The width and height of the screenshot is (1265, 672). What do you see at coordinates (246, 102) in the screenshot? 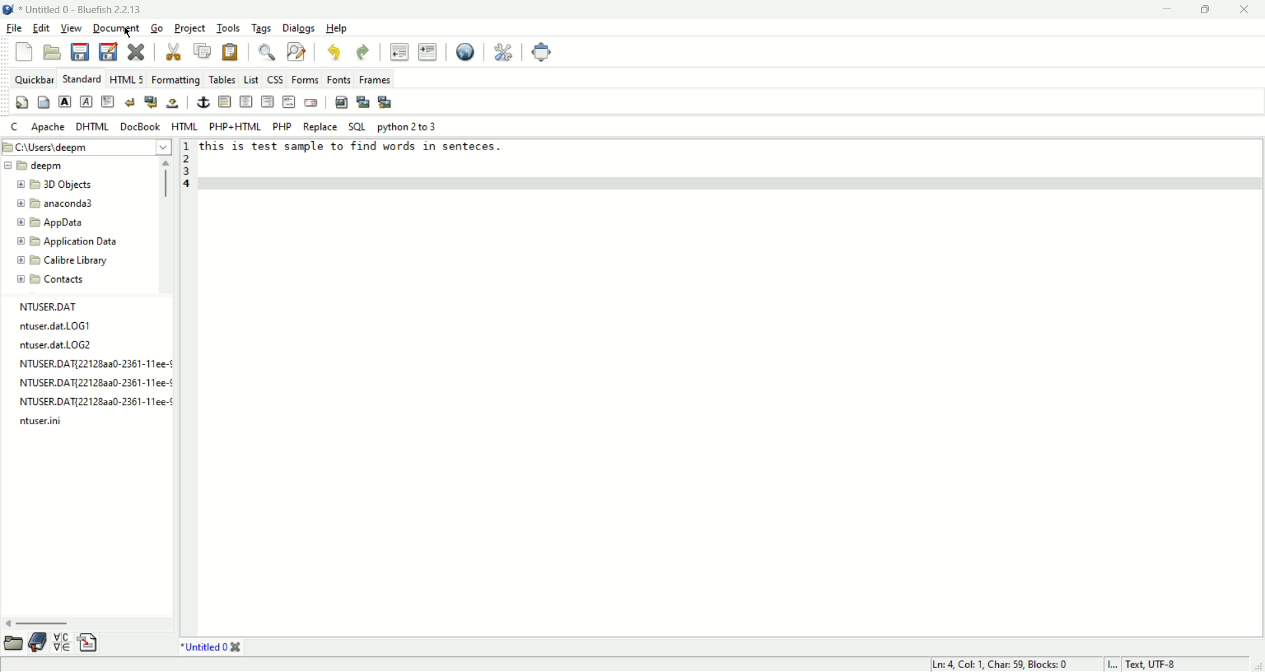
I see `center` at bounding box center [246, 102].